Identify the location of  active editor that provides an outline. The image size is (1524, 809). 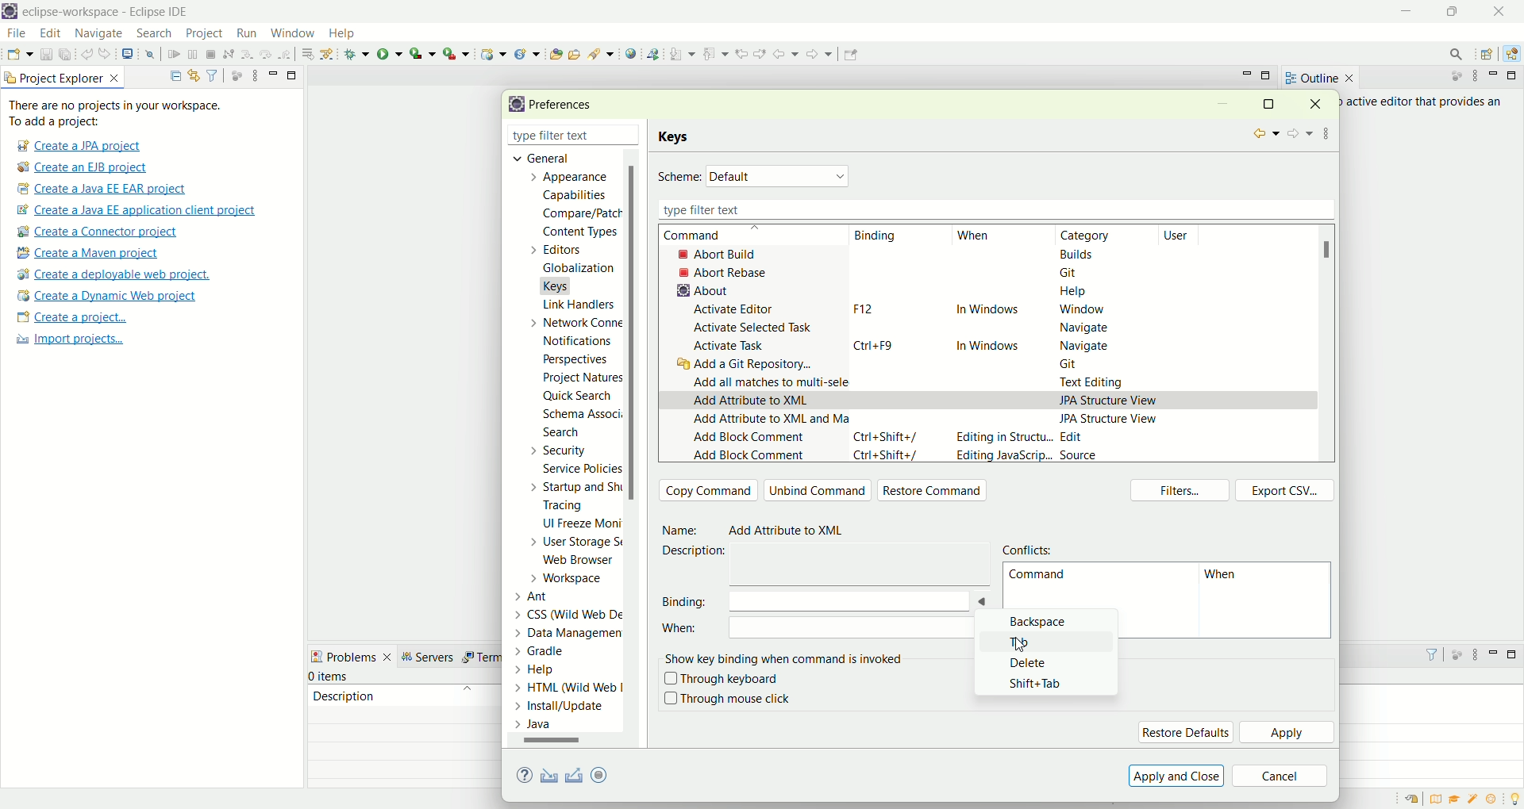
(1426, 102).